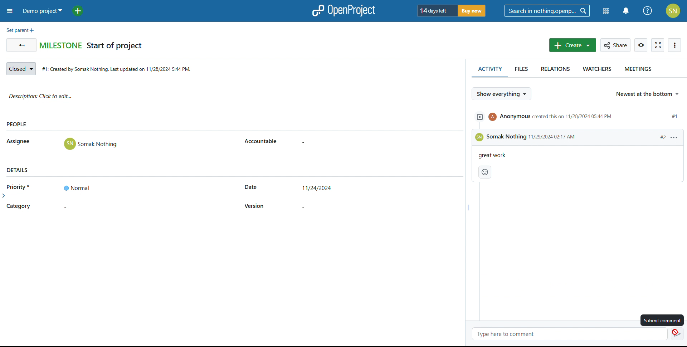 The width and height of the screenshot is (687, 347). I want to click on expand side bar, so click(5, 197).